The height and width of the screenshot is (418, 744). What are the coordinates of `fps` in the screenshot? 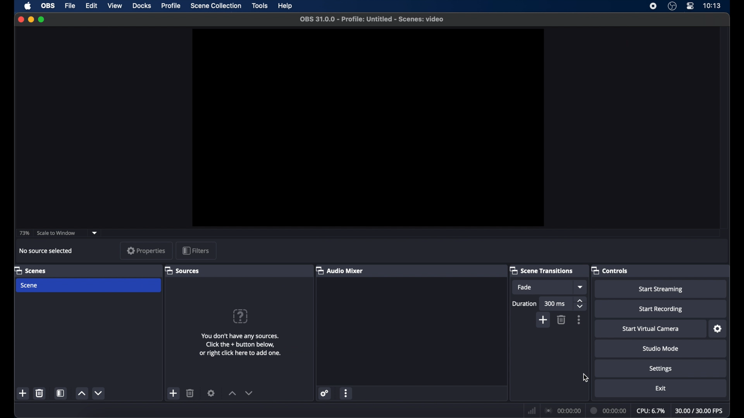 It's located at (699, 411).